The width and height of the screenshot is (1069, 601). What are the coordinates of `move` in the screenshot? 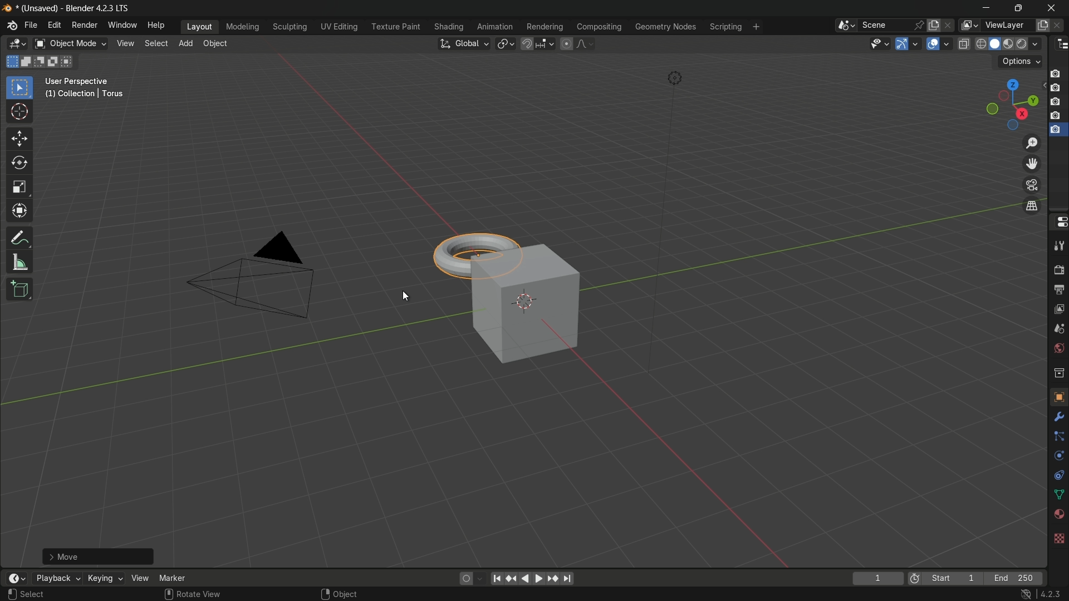 It's located at (20, 139).